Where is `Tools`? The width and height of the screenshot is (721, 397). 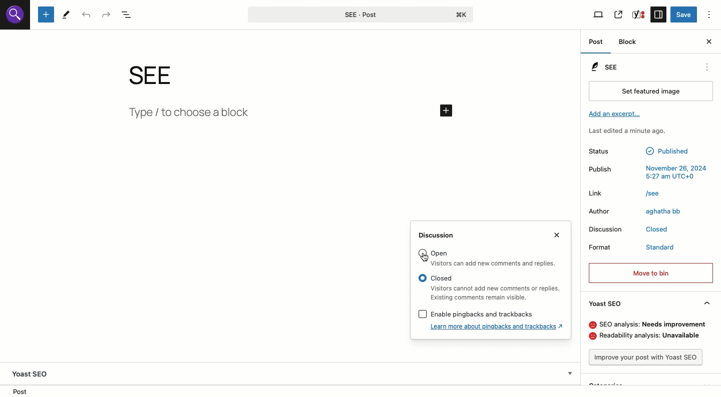
Tools is located at coordinates (67, 15).